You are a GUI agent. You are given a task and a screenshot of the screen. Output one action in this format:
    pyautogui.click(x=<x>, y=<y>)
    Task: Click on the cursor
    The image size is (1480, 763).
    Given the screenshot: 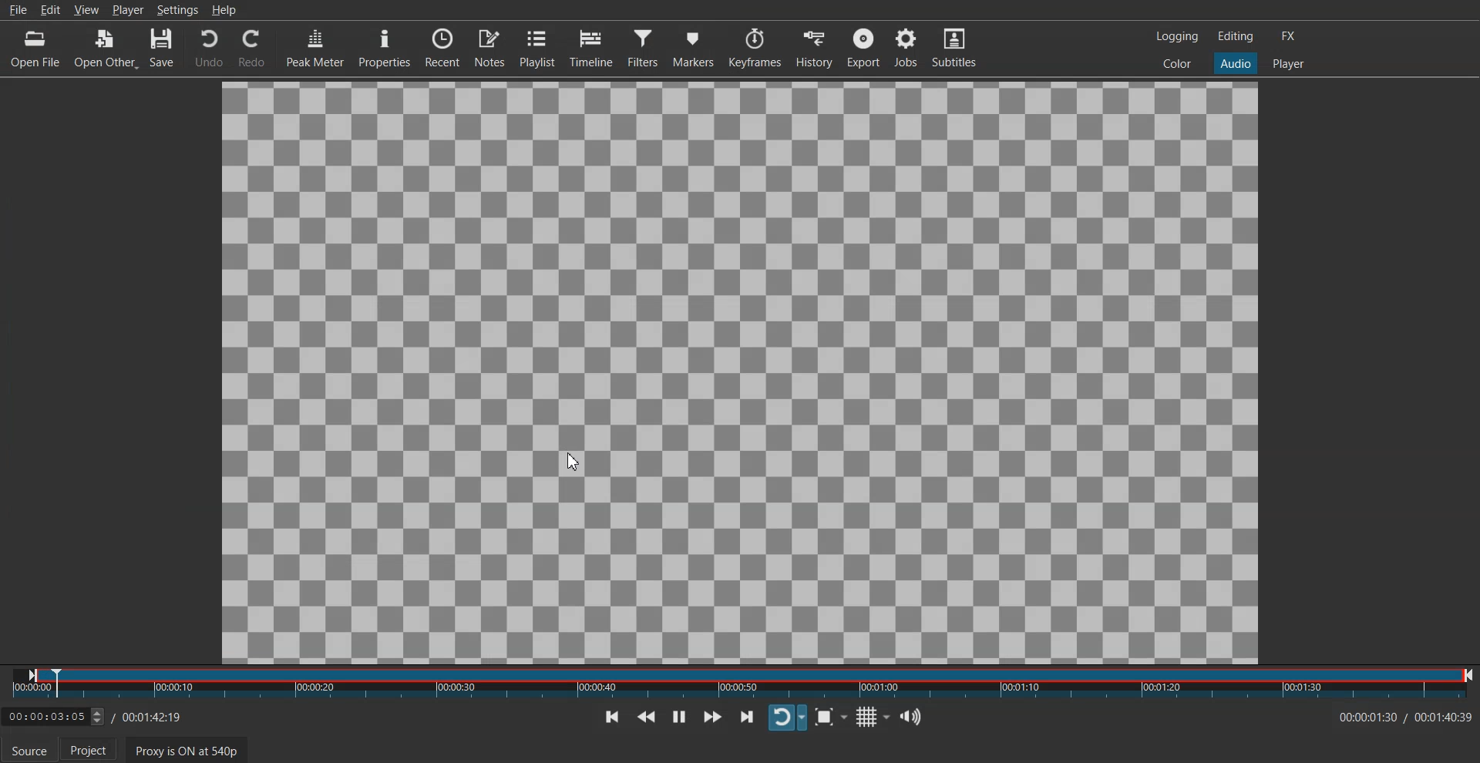 What is the action you would take?
    pyautogui.click(x=561, y=457)
    